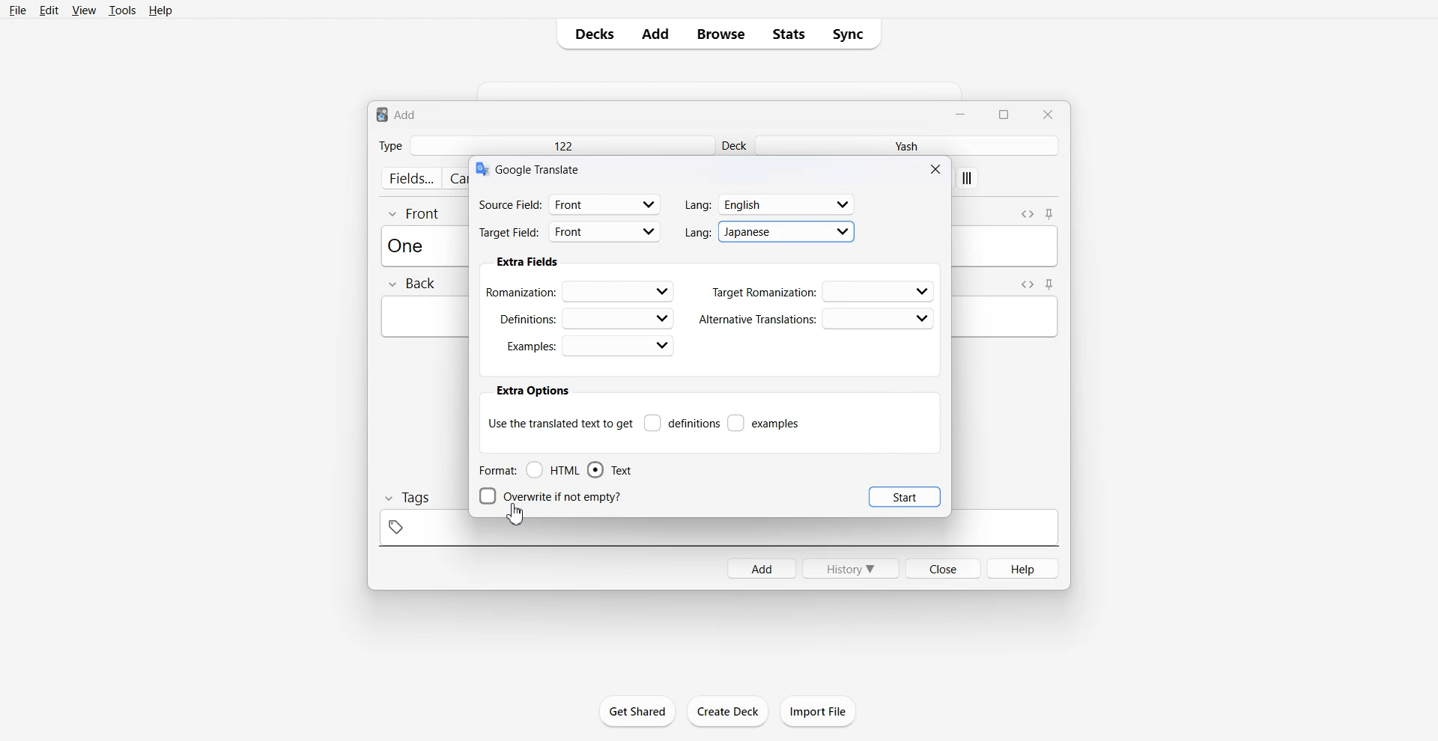  What do you see at coordinates (532, 391) in the screenshot?
I see `extra options` at bounding box center [532, 391].